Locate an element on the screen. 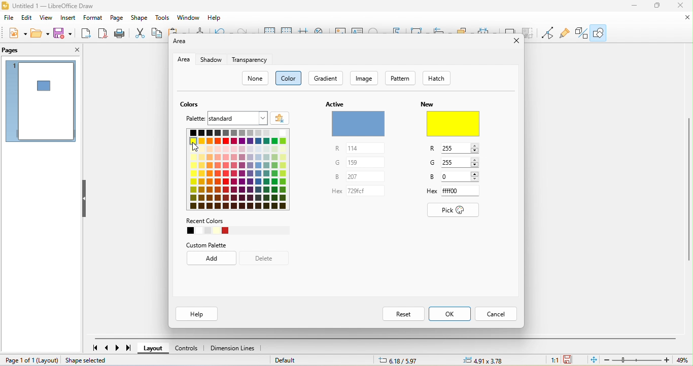 This screenshot has height=366, width=693. dimension lines is located at coordinates (236, 347).